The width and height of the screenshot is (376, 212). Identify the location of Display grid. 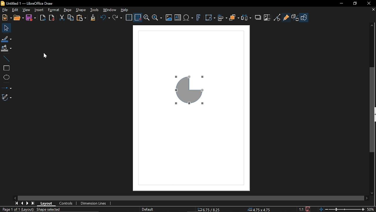
(129, 18).